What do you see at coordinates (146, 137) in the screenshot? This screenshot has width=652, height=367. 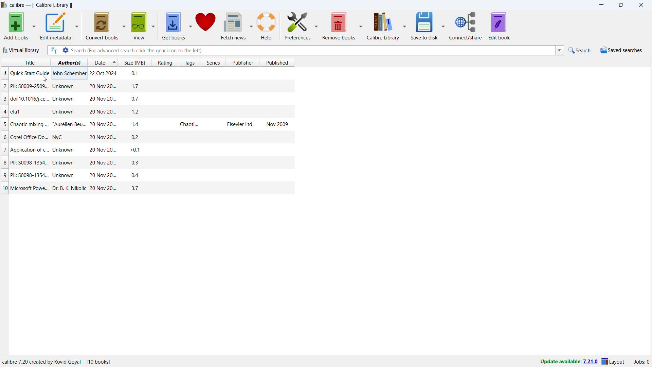 I see `one book entry` at bounding box center [146, 137].